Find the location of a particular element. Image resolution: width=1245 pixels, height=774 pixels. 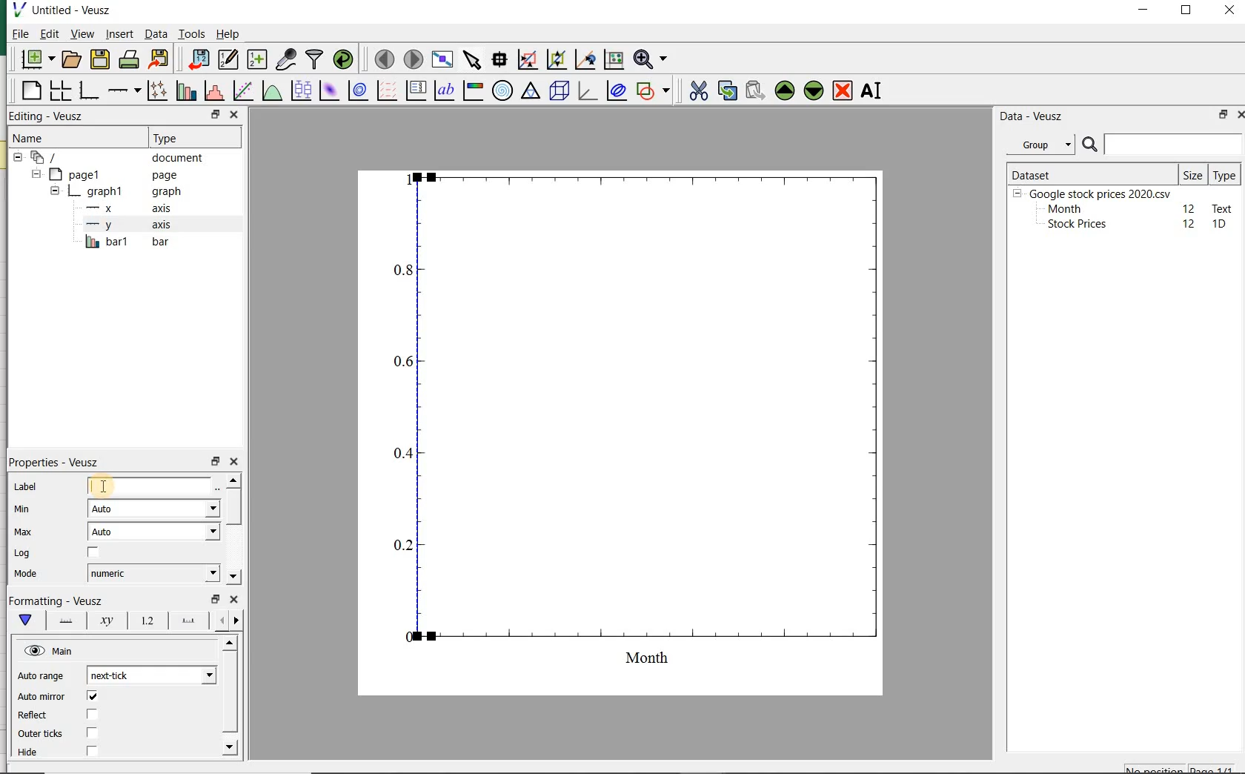

plot a 2d dataset as an image is located at coordinates (328, 90).